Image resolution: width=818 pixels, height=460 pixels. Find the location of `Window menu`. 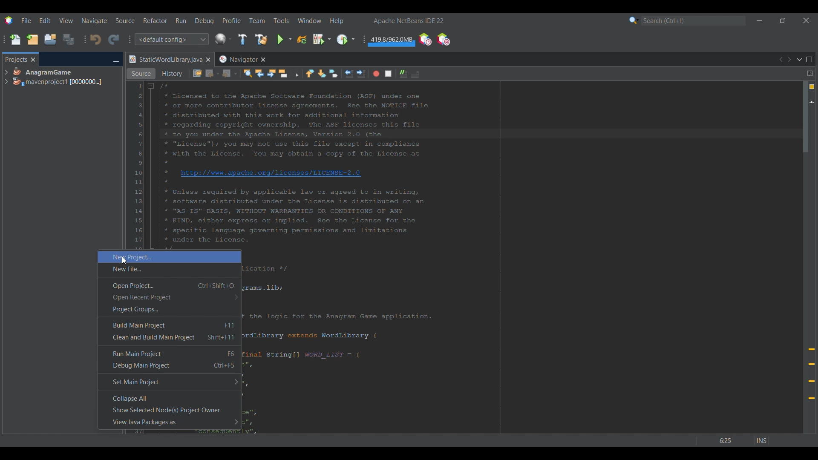

Window menu is located at coordinates (310, 20).